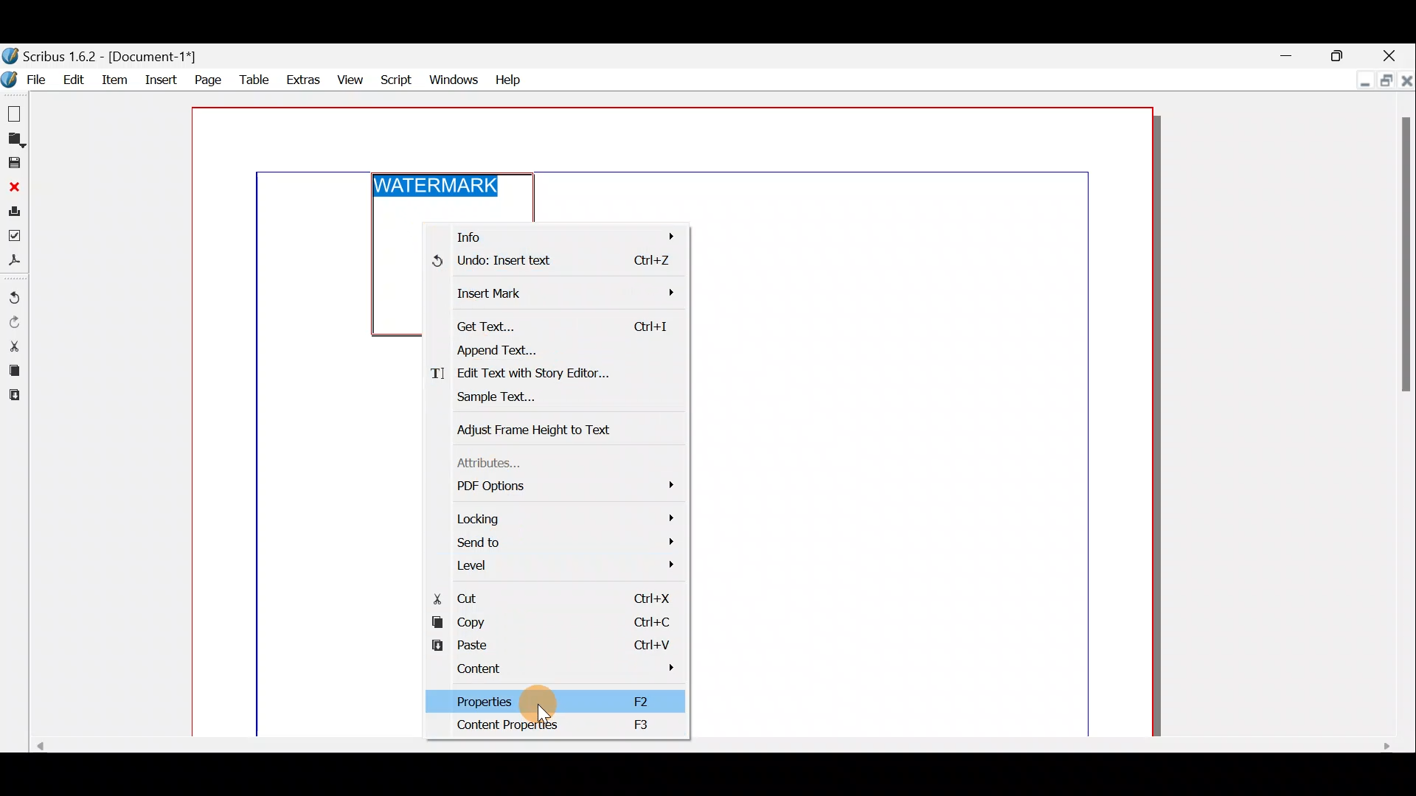  Describe the element at coordinates (13, 214) in the screenshot. I see `Print` at that location.